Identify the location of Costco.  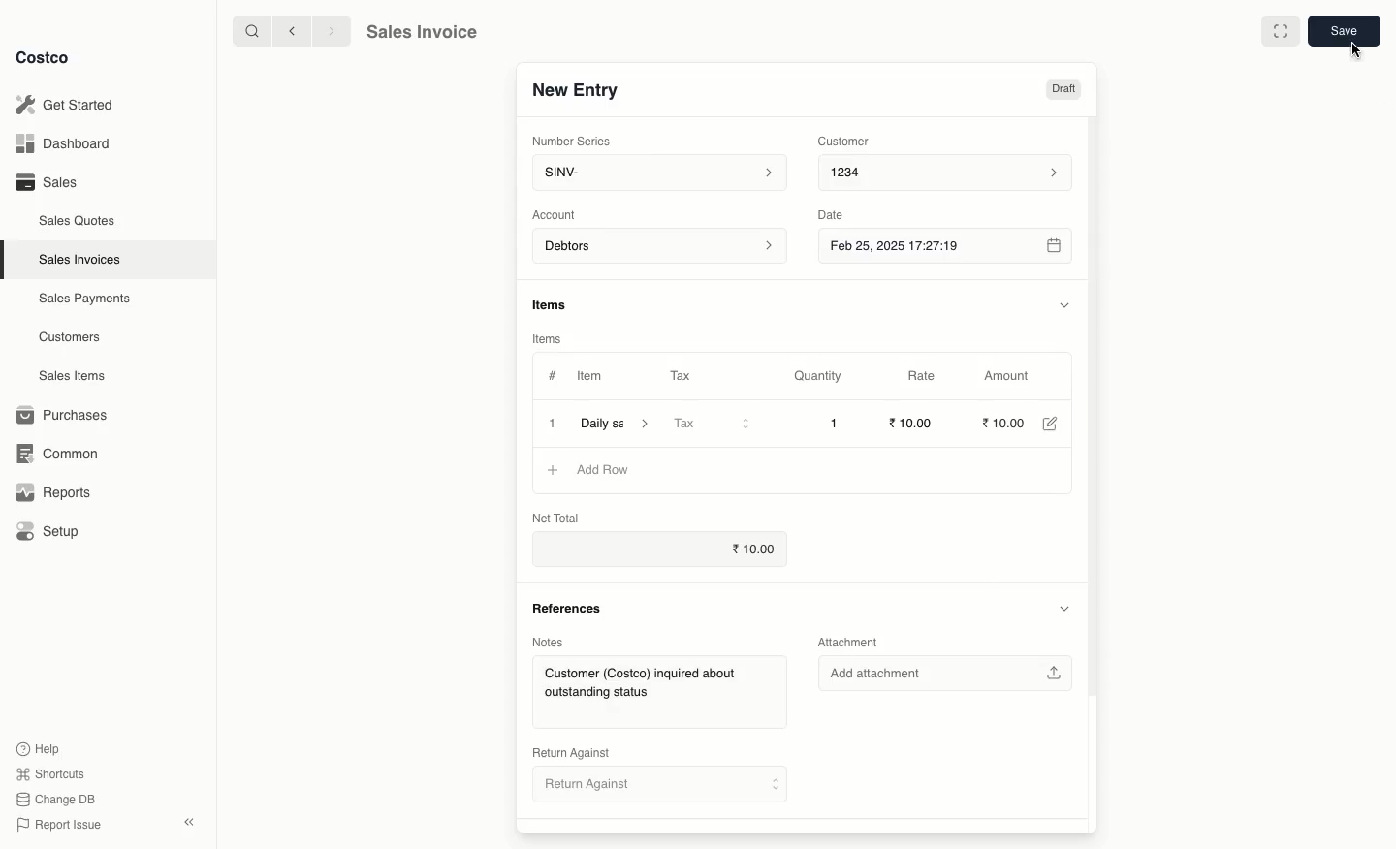
(45, 57).